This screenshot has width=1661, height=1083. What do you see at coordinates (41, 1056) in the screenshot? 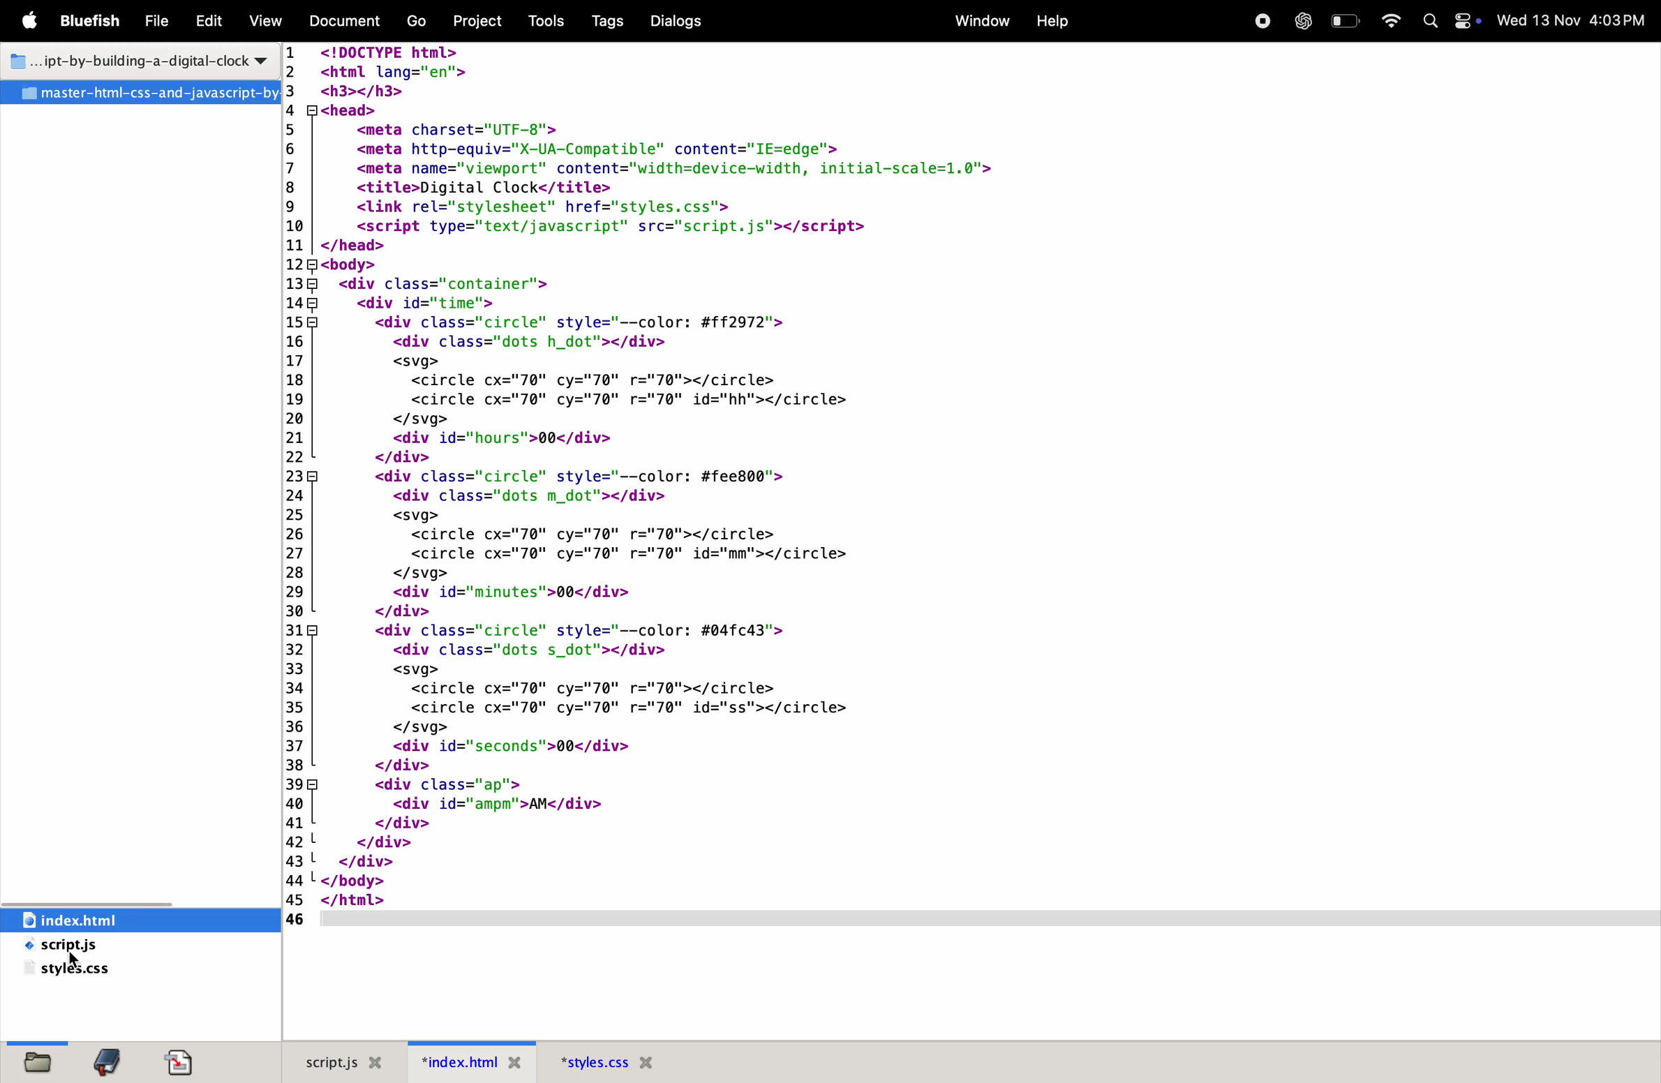
I see `files` at bounding box center [41, 1056].